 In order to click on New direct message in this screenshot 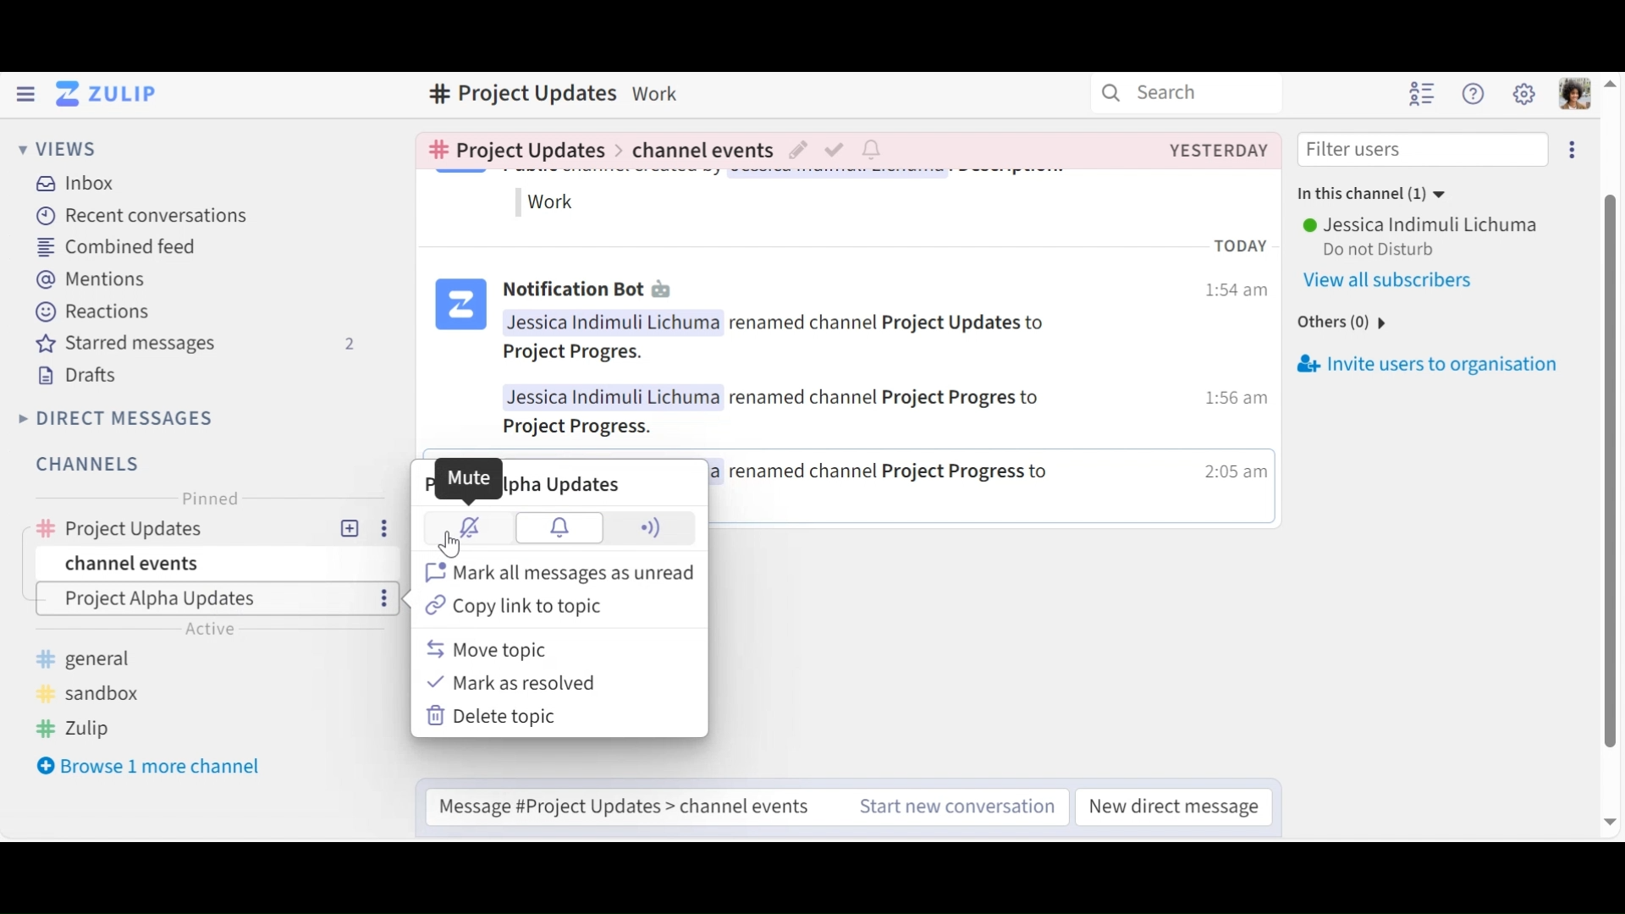, I will do `click(1176, 804)`.